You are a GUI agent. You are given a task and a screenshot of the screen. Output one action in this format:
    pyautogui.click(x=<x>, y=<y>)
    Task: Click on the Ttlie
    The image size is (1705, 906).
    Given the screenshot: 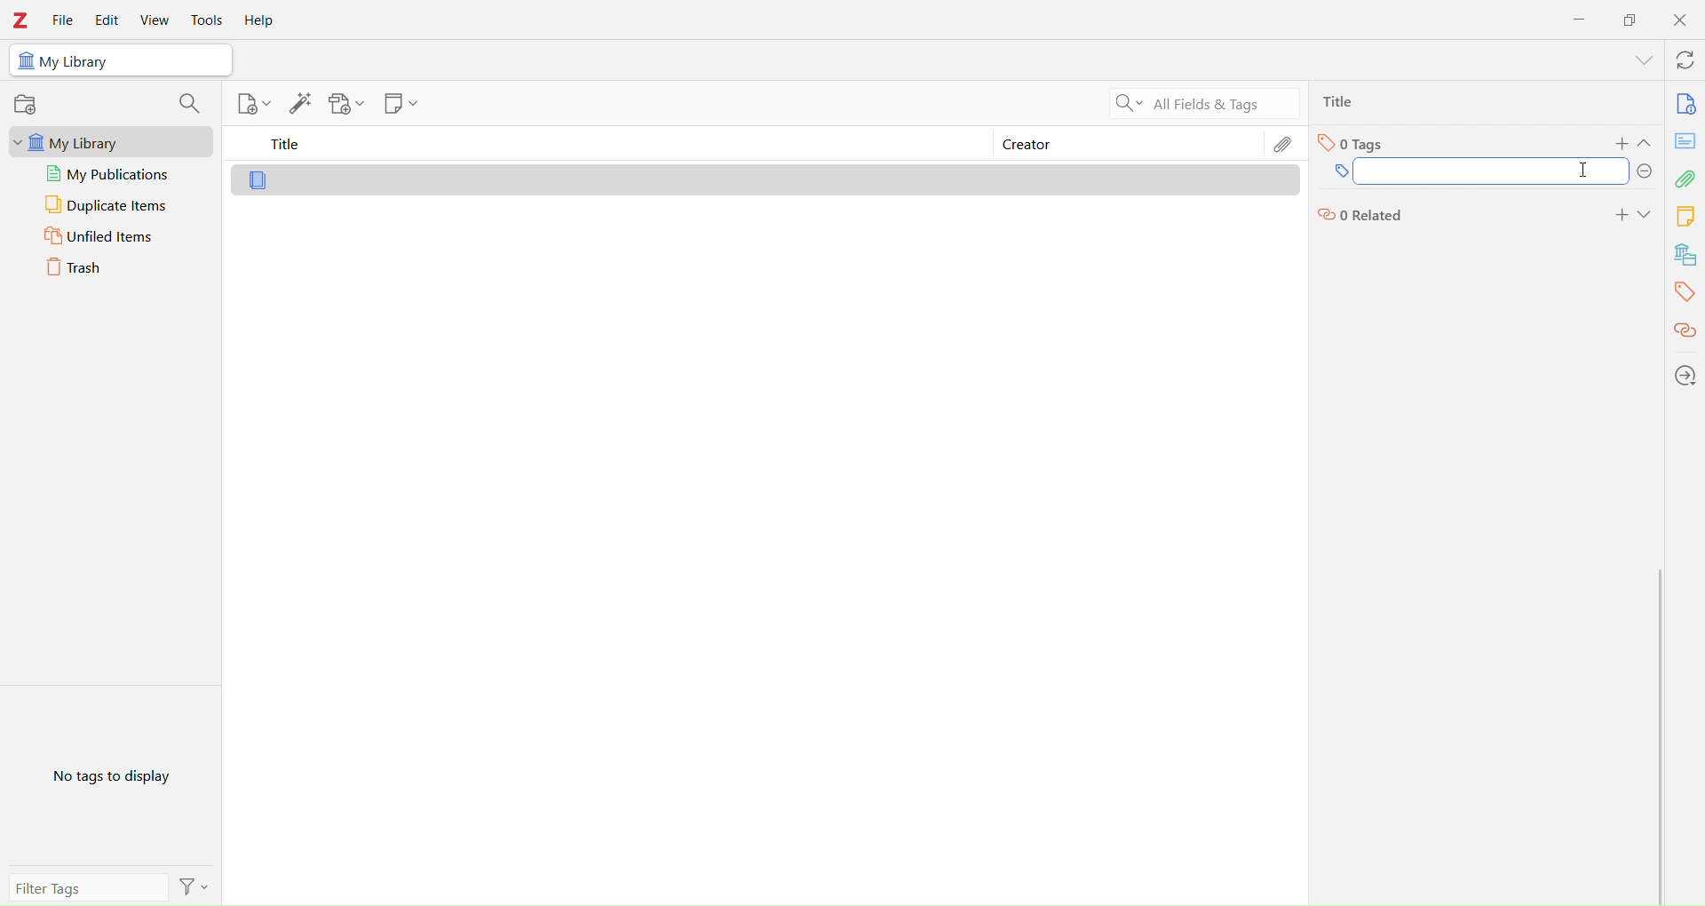 What is the action you would take?
    pyautogui.click(x=1343, y=101)
    